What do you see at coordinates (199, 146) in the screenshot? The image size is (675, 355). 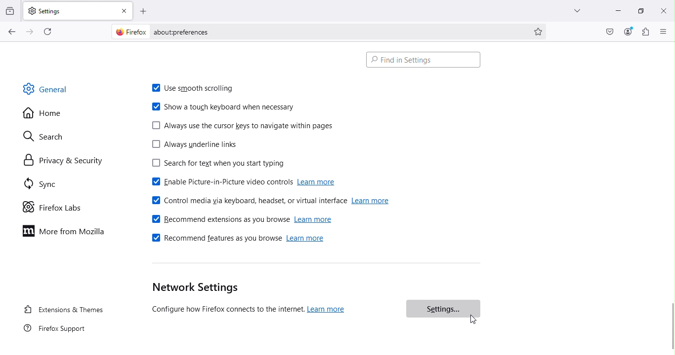 I see `Always underline links` at bounding box center [199, 146].